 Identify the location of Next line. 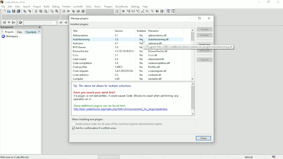
(133, 11).